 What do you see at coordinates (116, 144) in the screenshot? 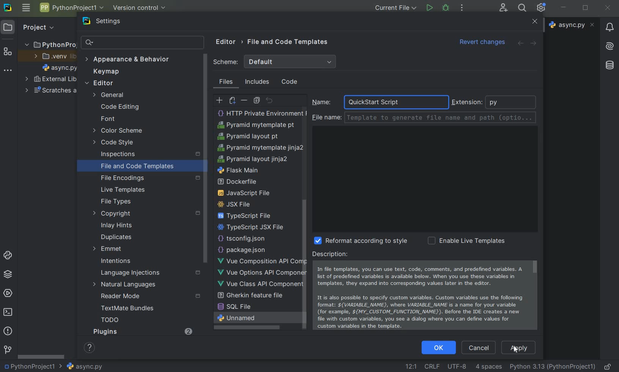
I see `code style` at bounding box center [116, 144].